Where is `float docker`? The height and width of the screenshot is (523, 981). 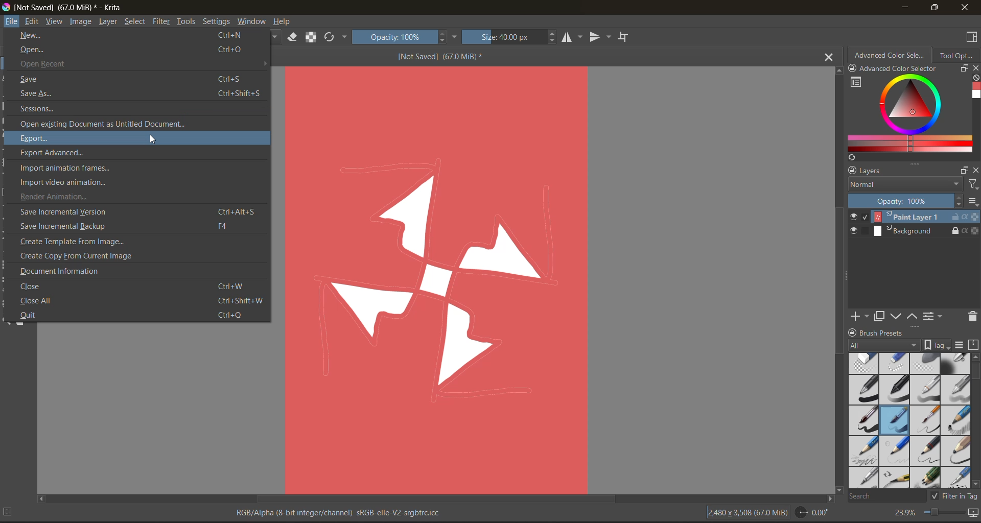 float docker is located at coordinates (965, 170).